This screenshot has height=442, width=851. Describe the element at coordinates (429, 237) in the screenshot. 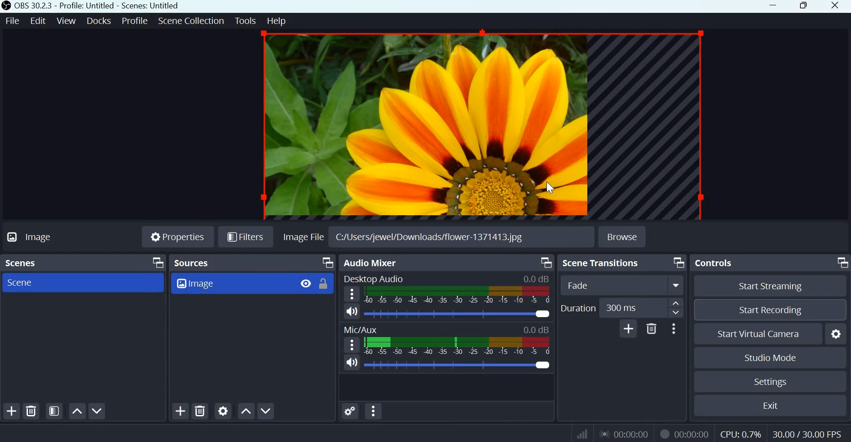

I see `C:/Users/jewel/Downloads/flower-1371413.jpg` at that location.